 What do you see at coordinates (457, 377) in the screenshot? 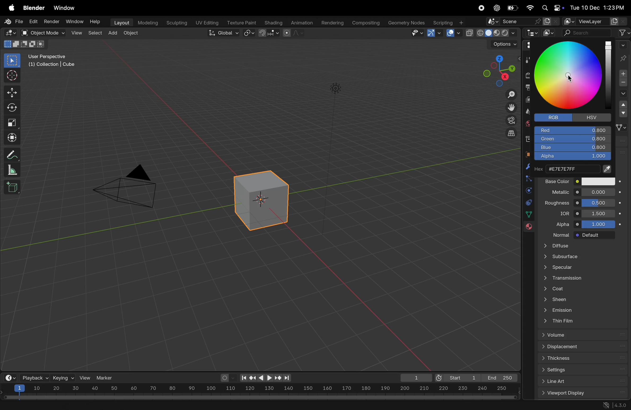
I see `Start 1` at bounding box center [457, 377].